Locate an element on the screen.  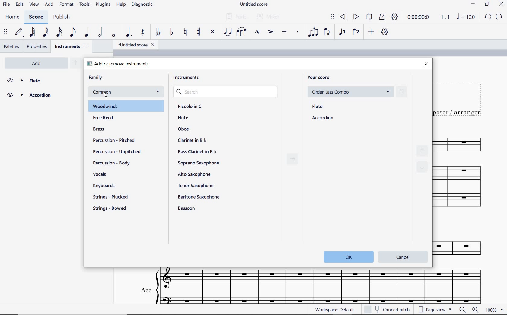
playback settings is located at coordinates (394, 17).